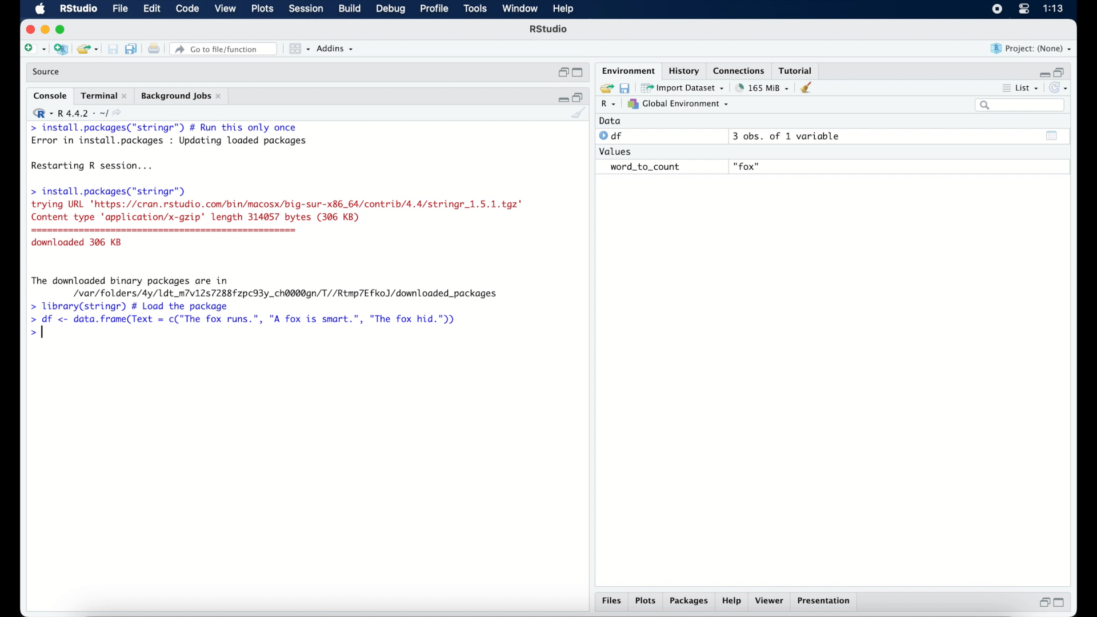 This screenshot has height=617, width=1097. I want to click on 203 MB, so click(763, 88).